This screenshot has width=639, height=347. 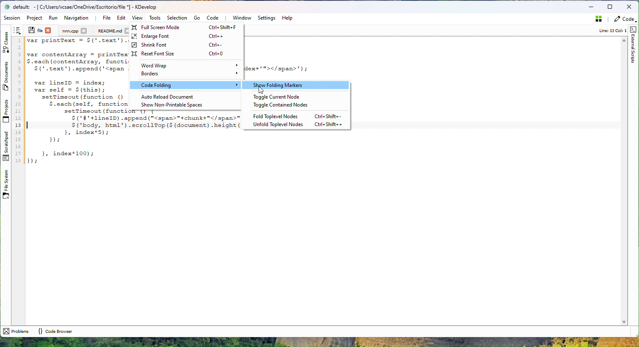 What do you see at coordinates (110, 31) in the screenshot?
I see `Document` at bounding box center [110, 31].